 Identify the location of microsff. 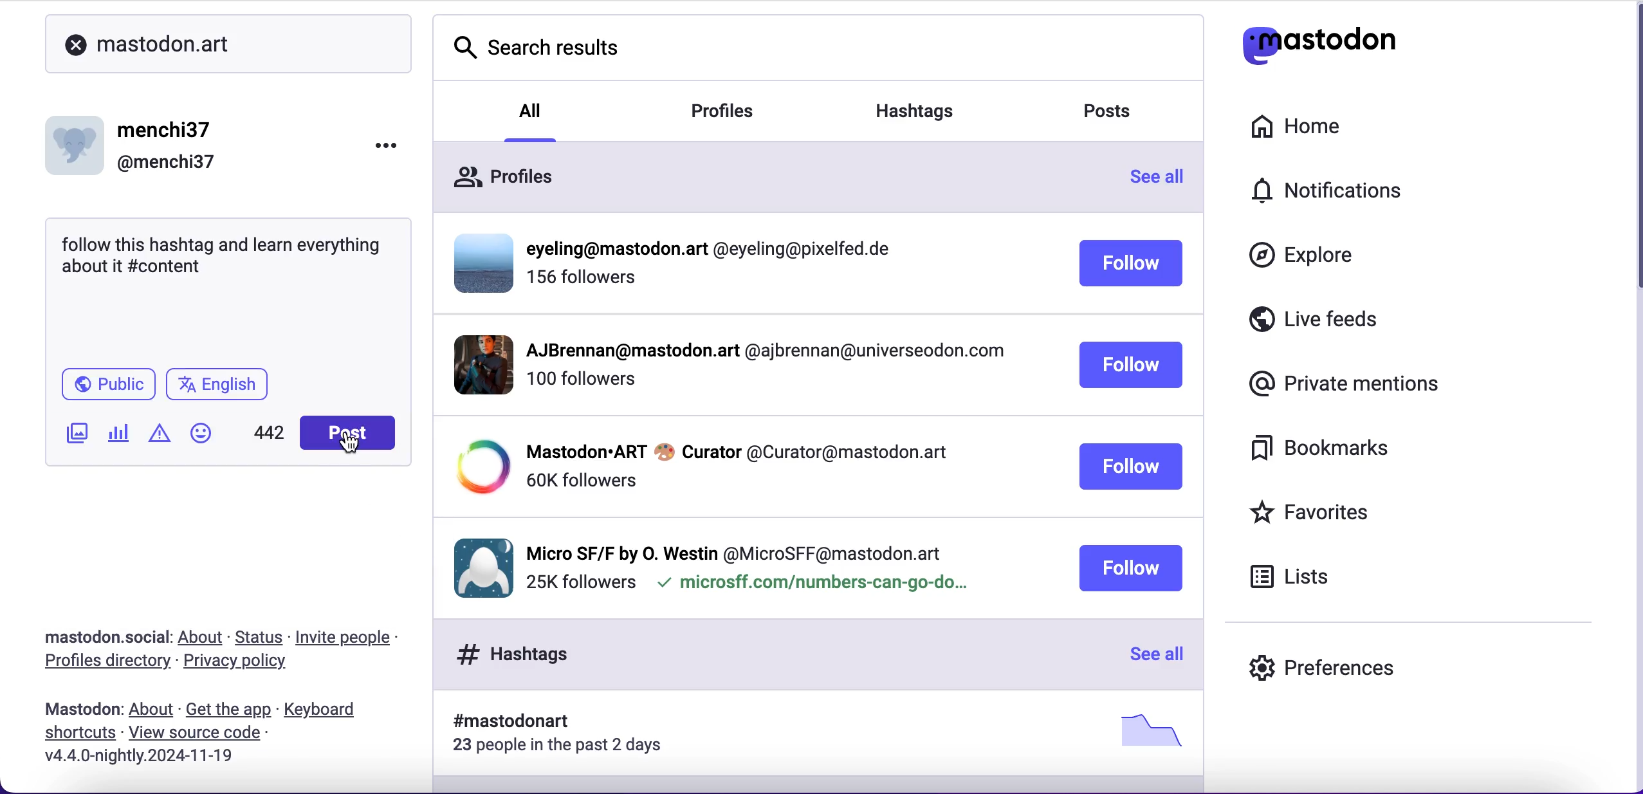
(811, 586).